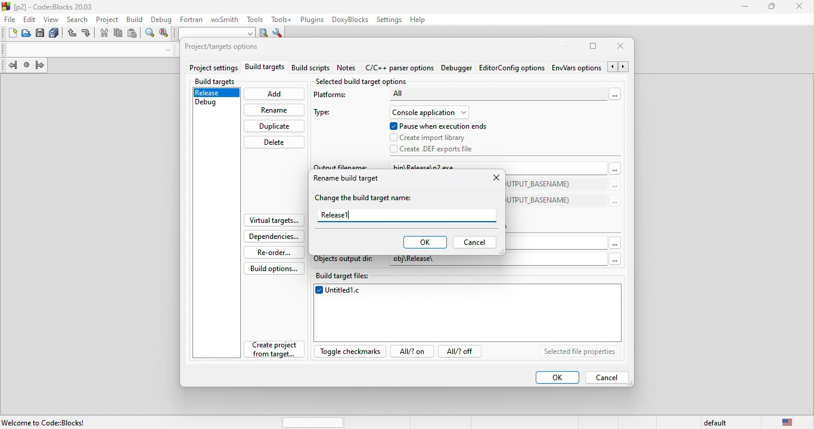  Describe the element at coordinates (444, 166) in the screenshot. I see `bin\Release\p2.exe` at that location.